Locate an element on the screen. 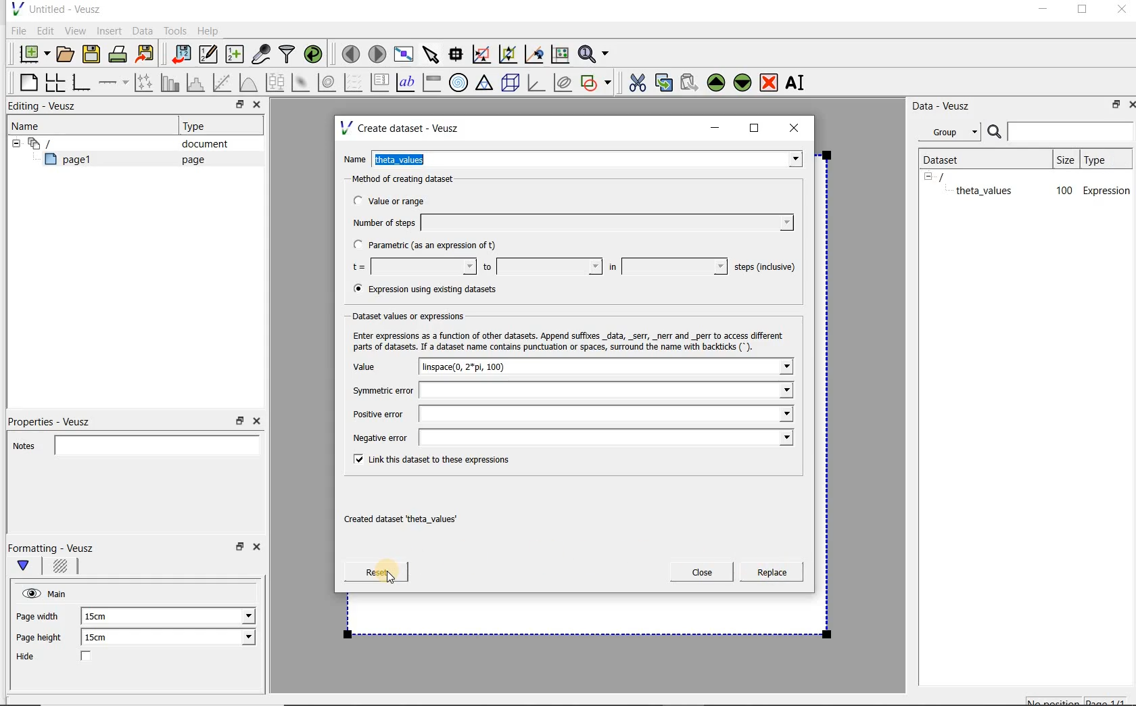  Export to graphics format is located at coordinates (145, 55).